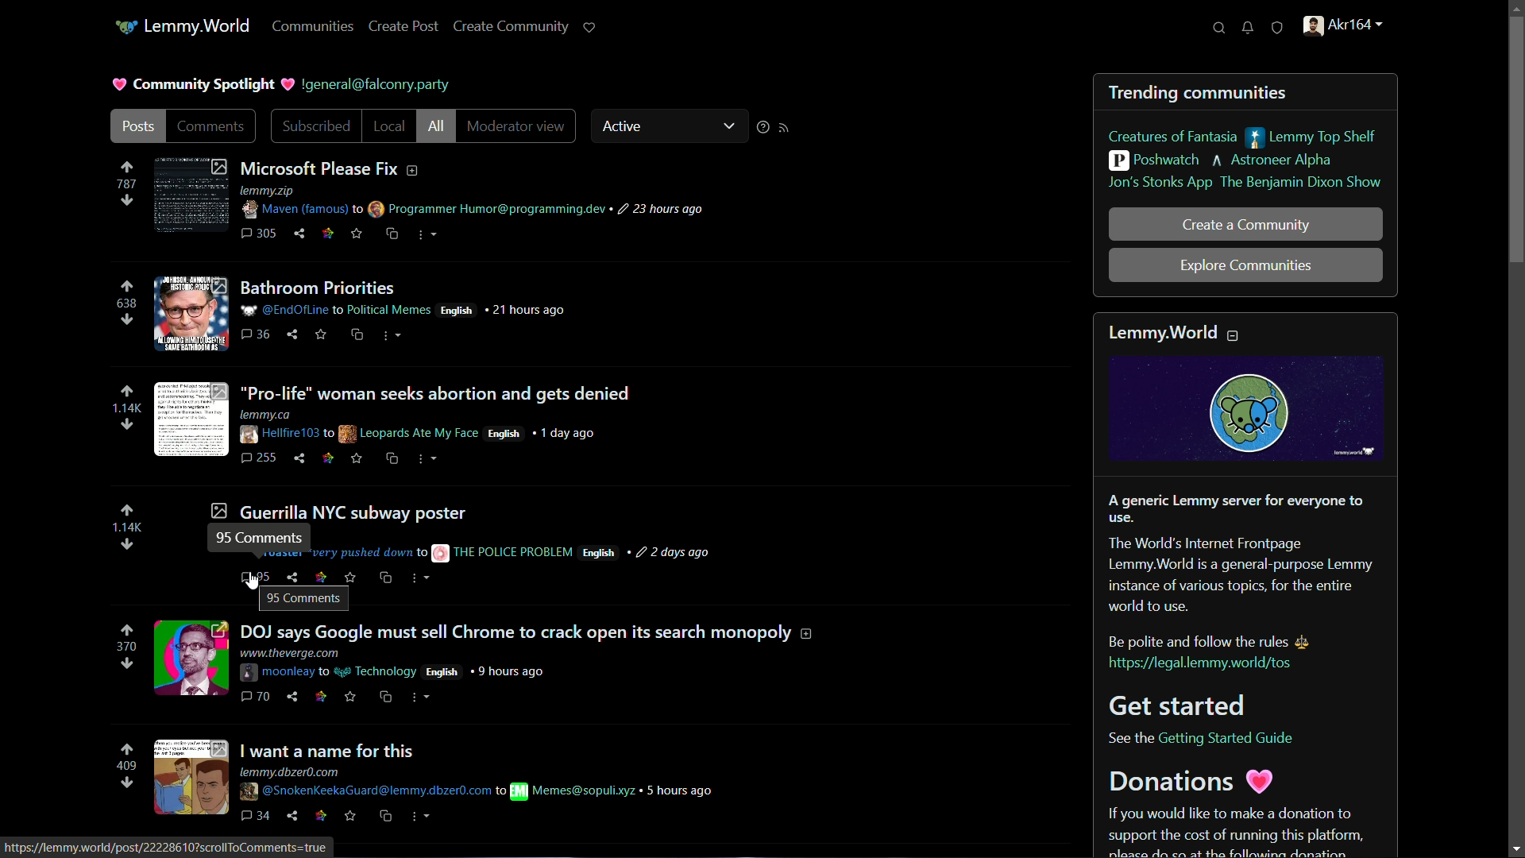 The image size is (1525, 858). I want to click on downvote, so click(128, 200).